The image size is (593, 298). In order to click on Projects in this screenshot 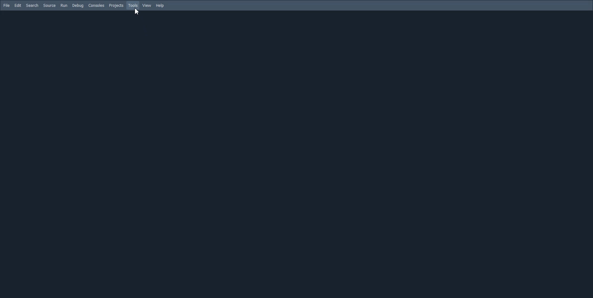, I will do `click(116, 5)`.